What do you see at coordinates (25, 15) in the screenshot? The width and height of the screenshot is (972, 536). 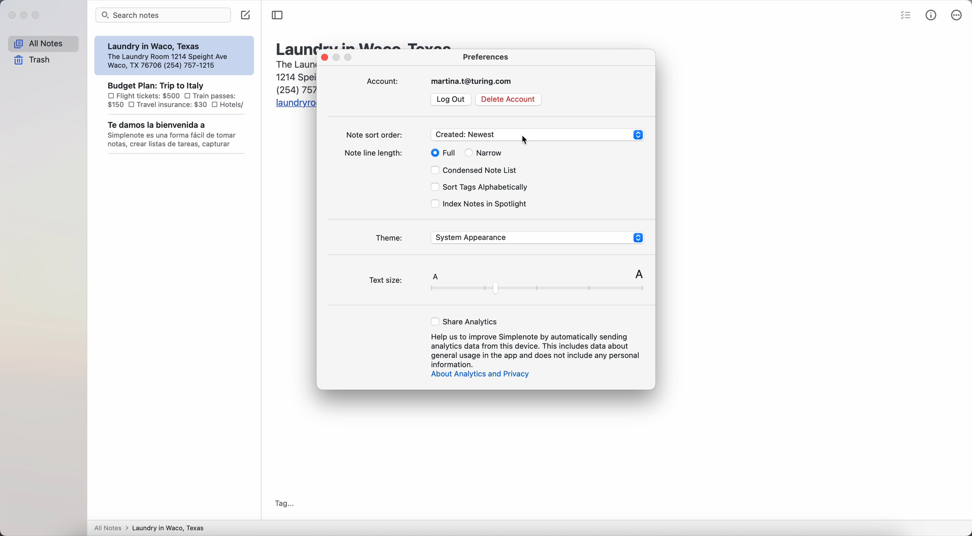 I see `minimize Simplenote` at bounding box center [25, 15].